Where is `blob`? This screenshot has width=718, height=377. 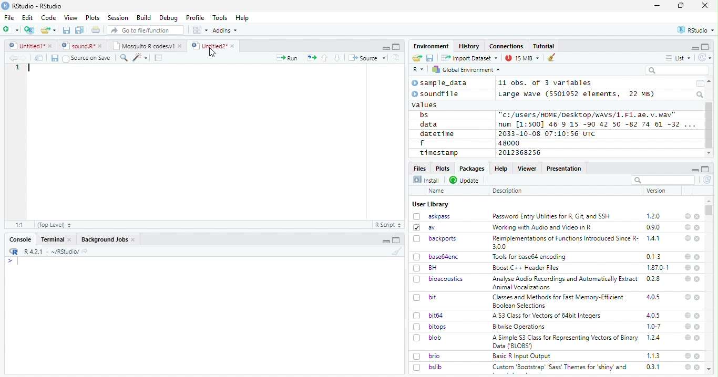
blob is located at coordinates (427, 338).